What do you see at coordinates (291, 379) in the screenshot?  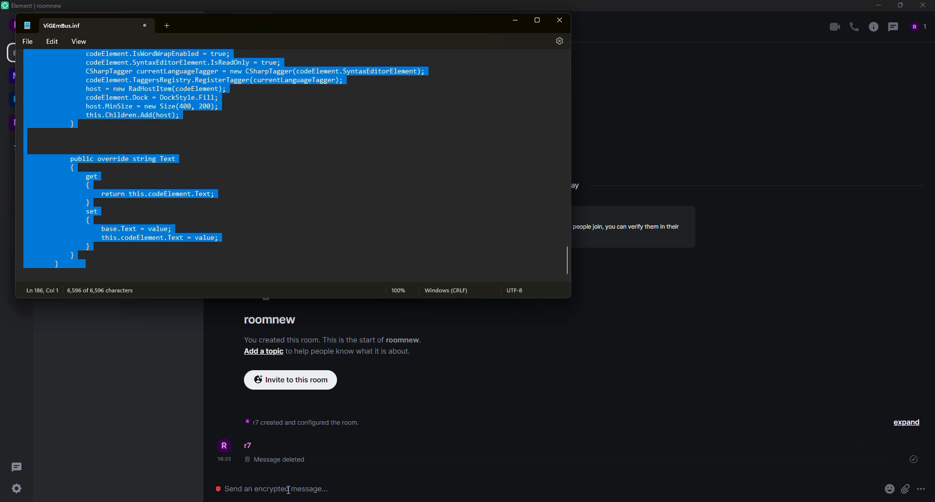 I see `invite to this room` at bounding box center [291, 379].